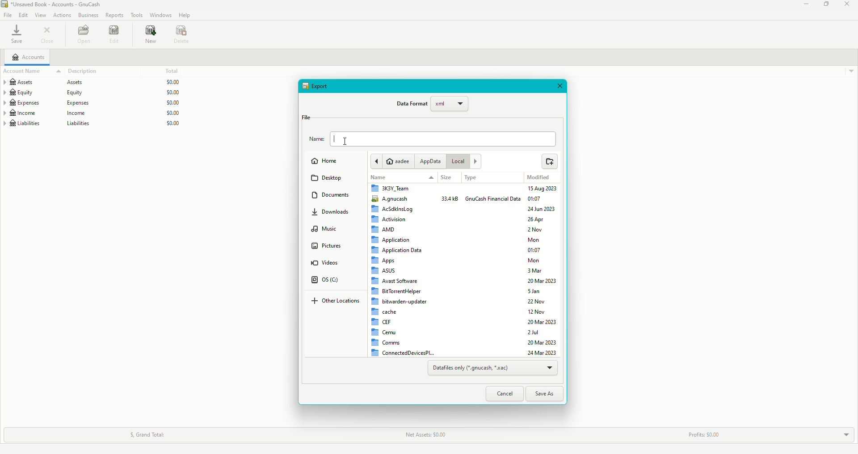 Image resolution: width=858 pixels, height=454 pixels. What do you see at coordinates (22, 71) in the screenshot?
I see `Account Name` at bounding box center [22, 71].